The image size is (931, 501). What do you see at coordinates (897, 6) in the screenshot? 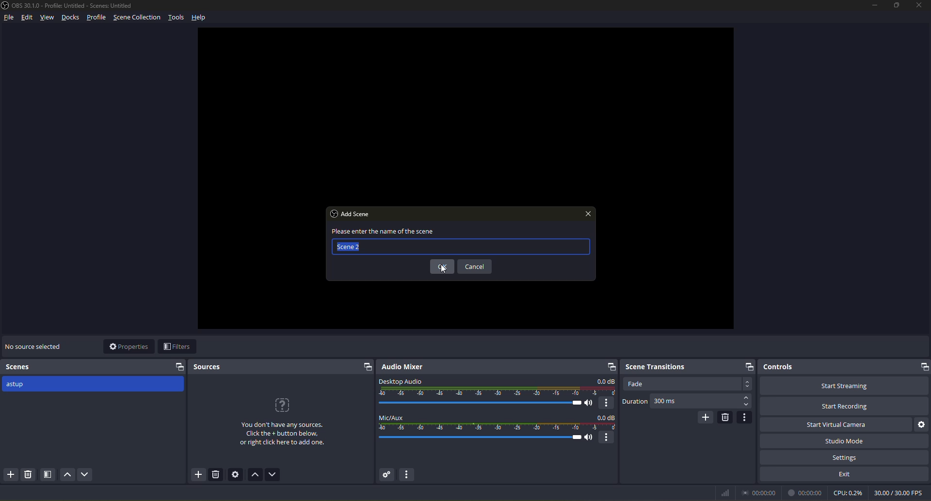
I see `maximize` at bounding box center [897, 6].